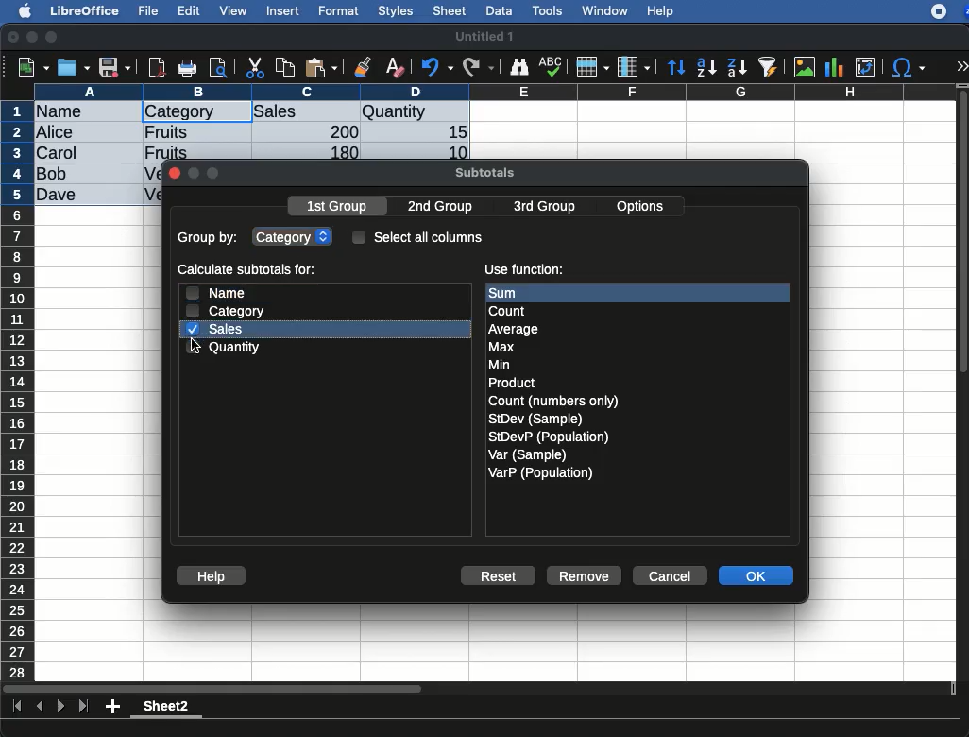 This screenshot has height=737, width=969. What do you see at coordinates (738, 68) in the screenshot?
I see `descending` at bounding box center [738, 68].